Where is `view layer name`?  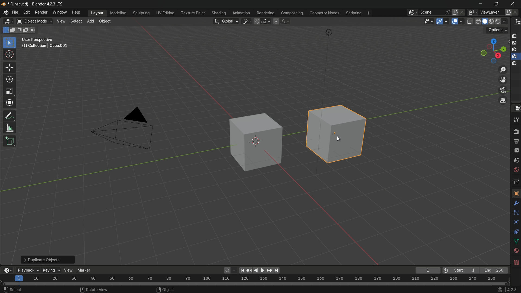
view layer name is located at coordinates (492, 12).